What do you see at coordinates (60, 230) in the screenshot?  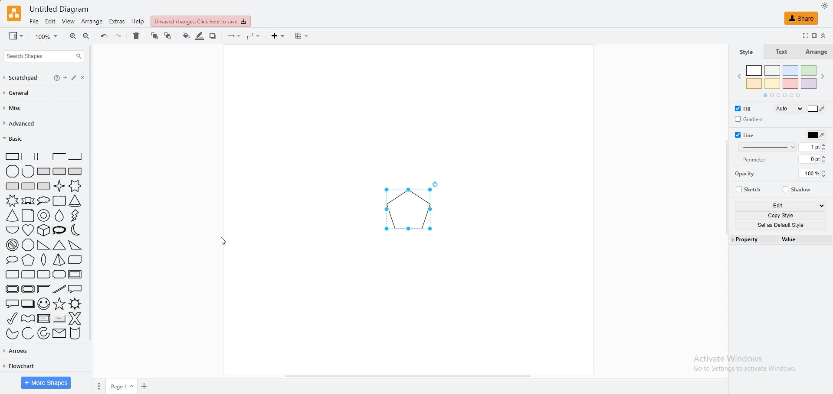 I see `loud callout` at bounding box center [60, 230].